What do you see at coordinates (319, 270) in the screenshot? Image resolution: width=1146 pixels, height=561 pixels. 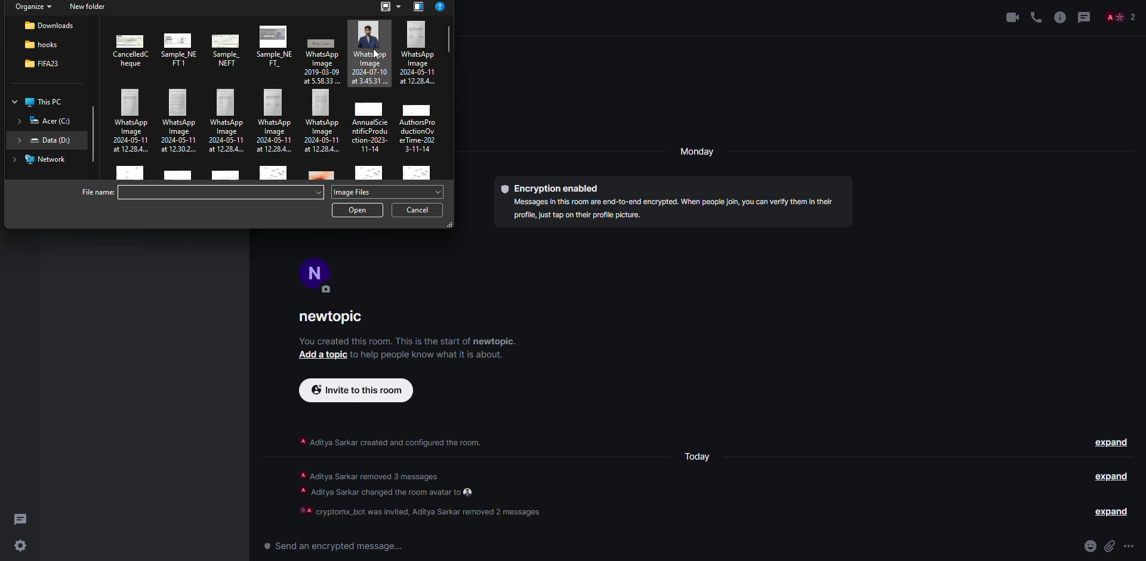 I see `profile` at bounding box center [319, 270].